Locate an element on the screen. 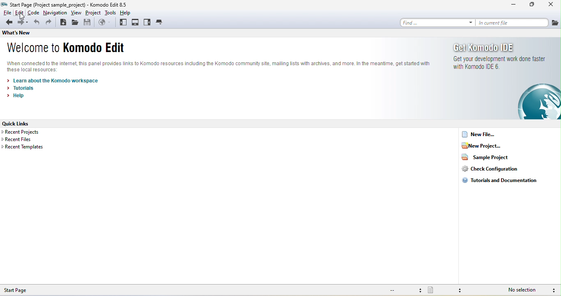 This screenshot has width=561, height=296. find is located at coordinates (439, 23).